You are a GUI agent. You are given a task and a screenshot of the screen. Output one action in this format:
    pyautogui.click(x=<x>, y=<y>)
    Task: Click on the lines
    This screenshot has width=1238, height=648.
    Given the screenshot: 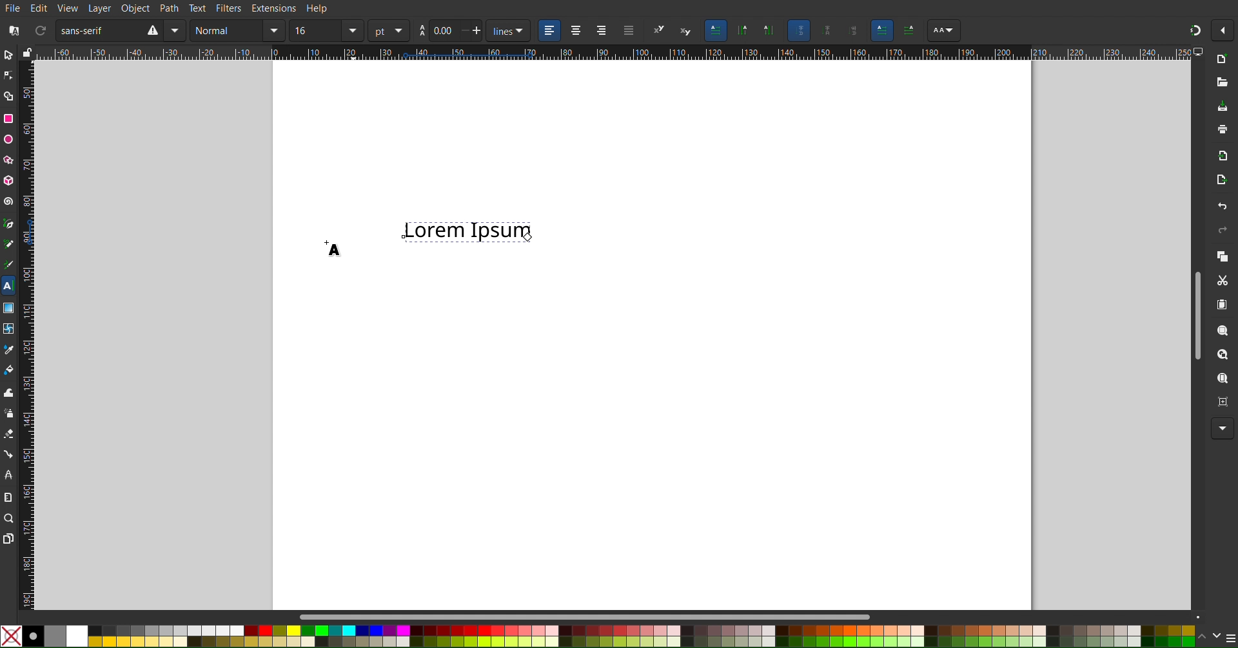 What is the action you would take?
    pyautogui.click(x=507, y=31)
    